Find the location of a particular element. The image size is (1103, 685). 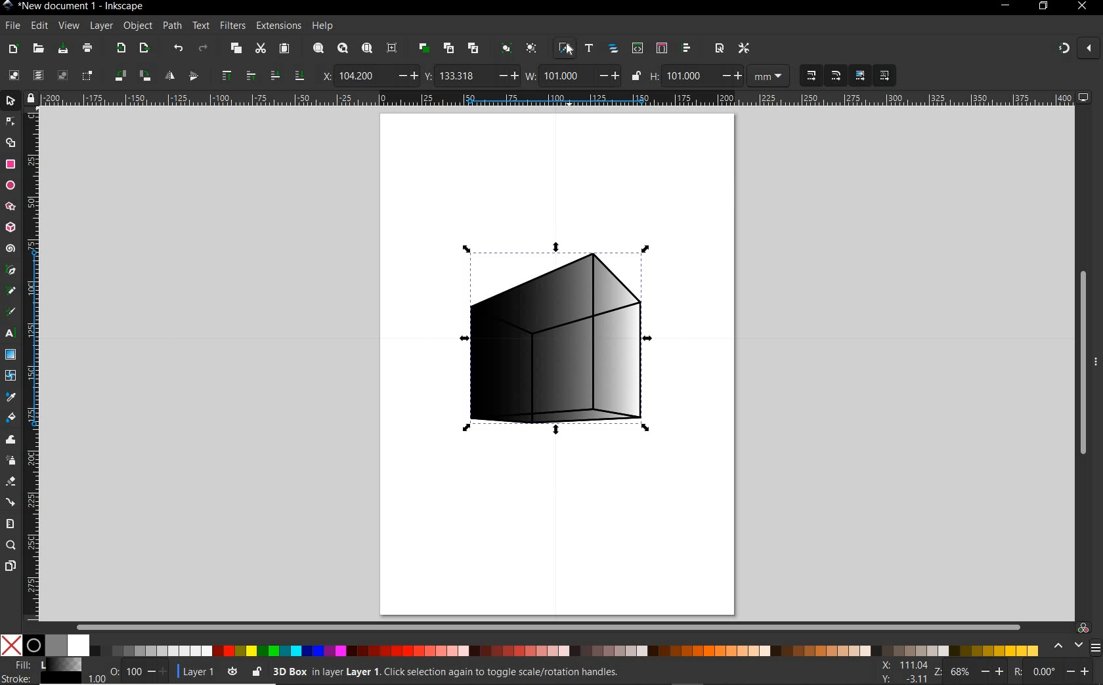

PAINT BUCKET TOOL is located at coordinates (11, 419).